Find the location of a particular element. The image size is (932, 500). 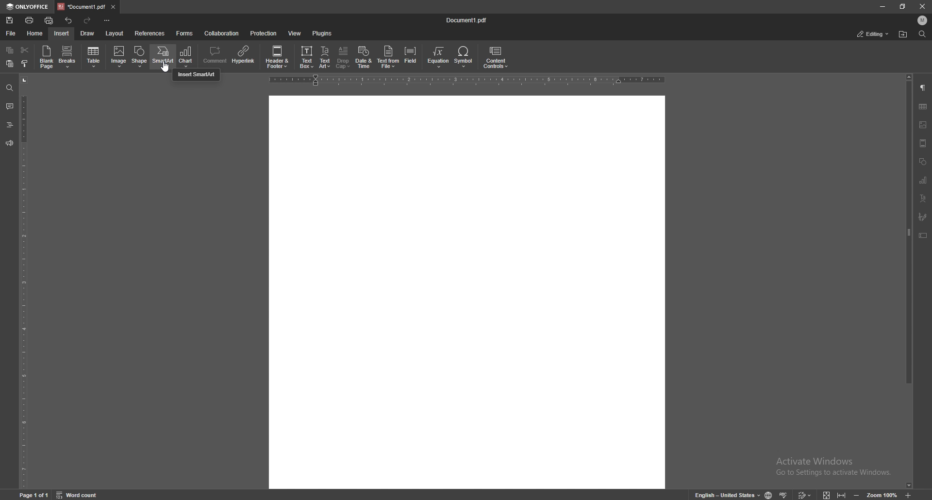

page is located at coordinates (35, 494).